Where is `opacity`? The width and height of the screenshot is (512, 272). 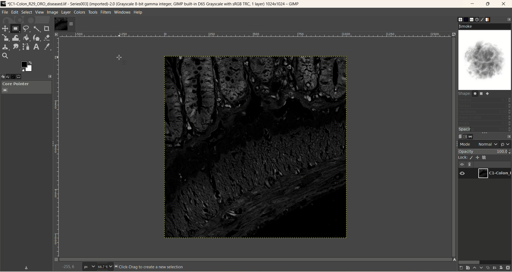 opacity is located at coordinates (485, 151).